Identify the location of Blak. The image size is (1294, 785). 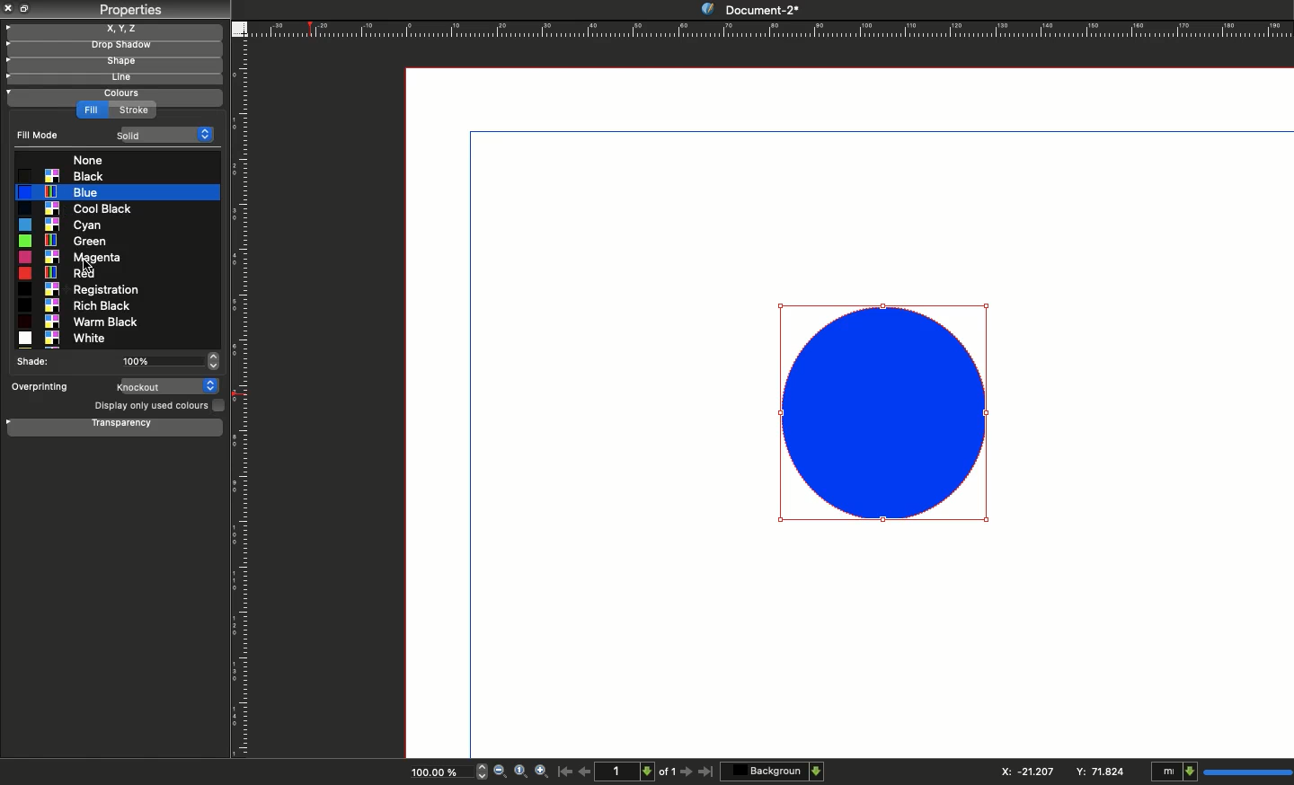
(71, 177).